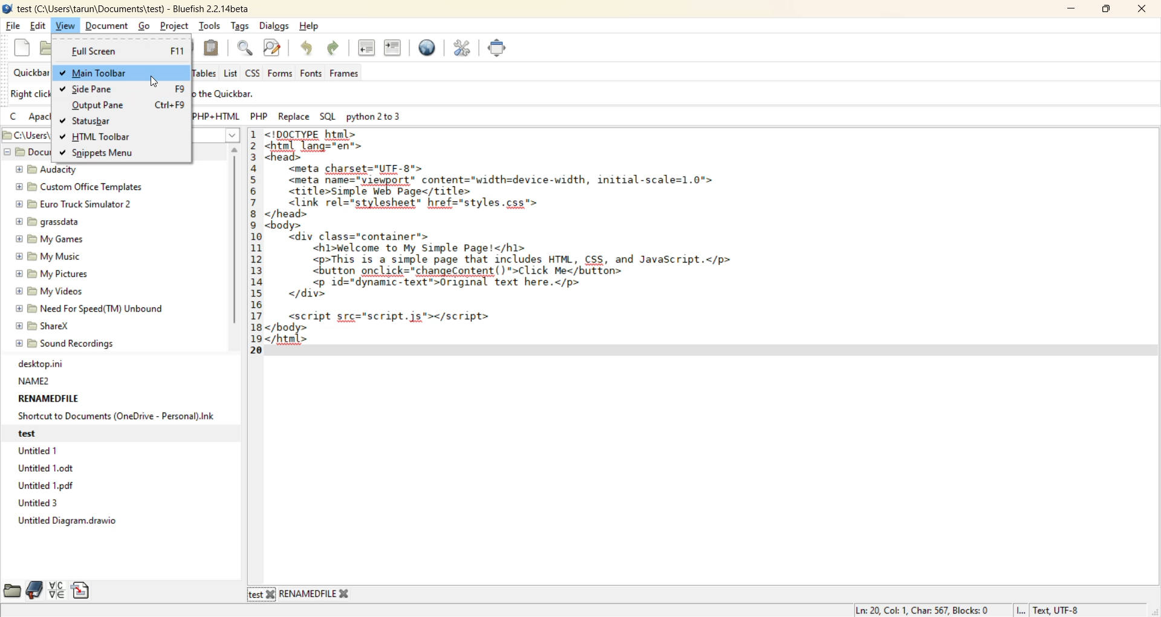  I want to click on full screen, so click(498, 50).